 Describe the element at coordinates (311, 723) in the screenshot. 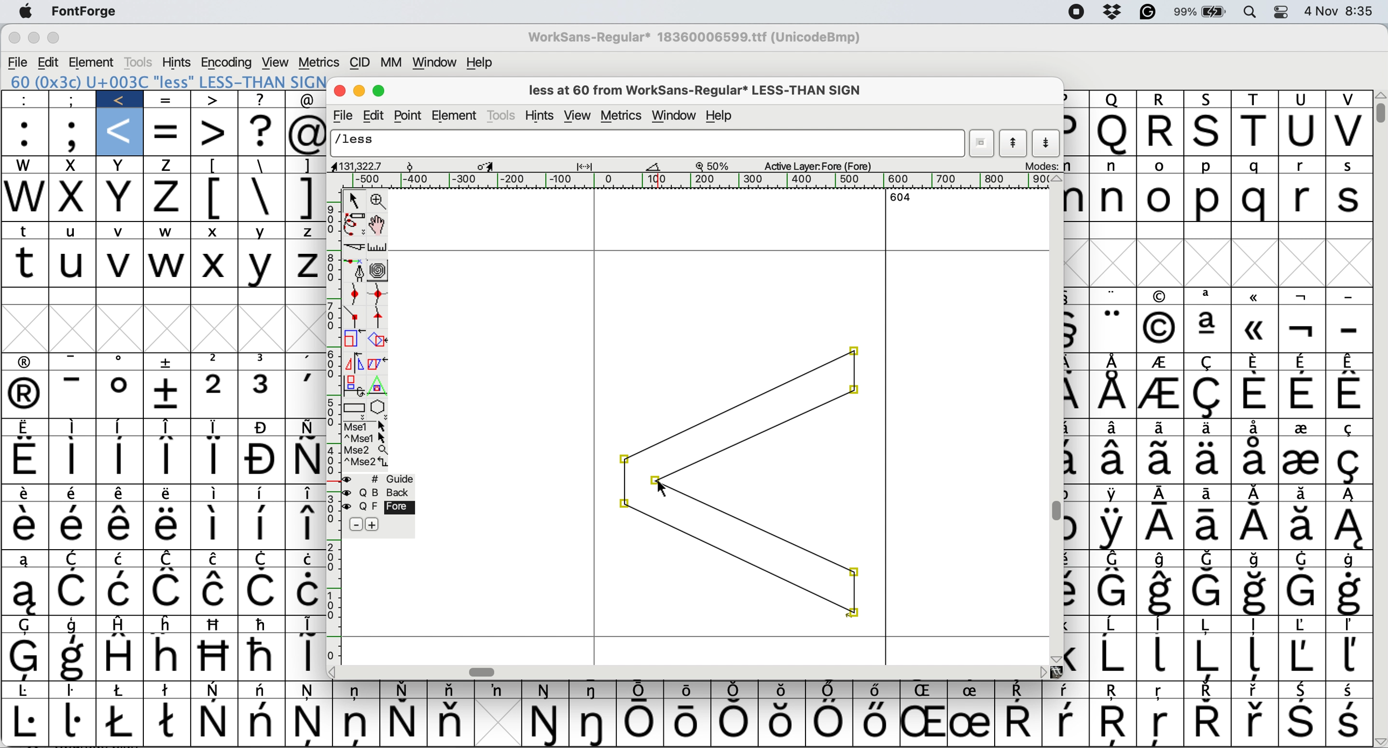

I see `Symbol` at that location.